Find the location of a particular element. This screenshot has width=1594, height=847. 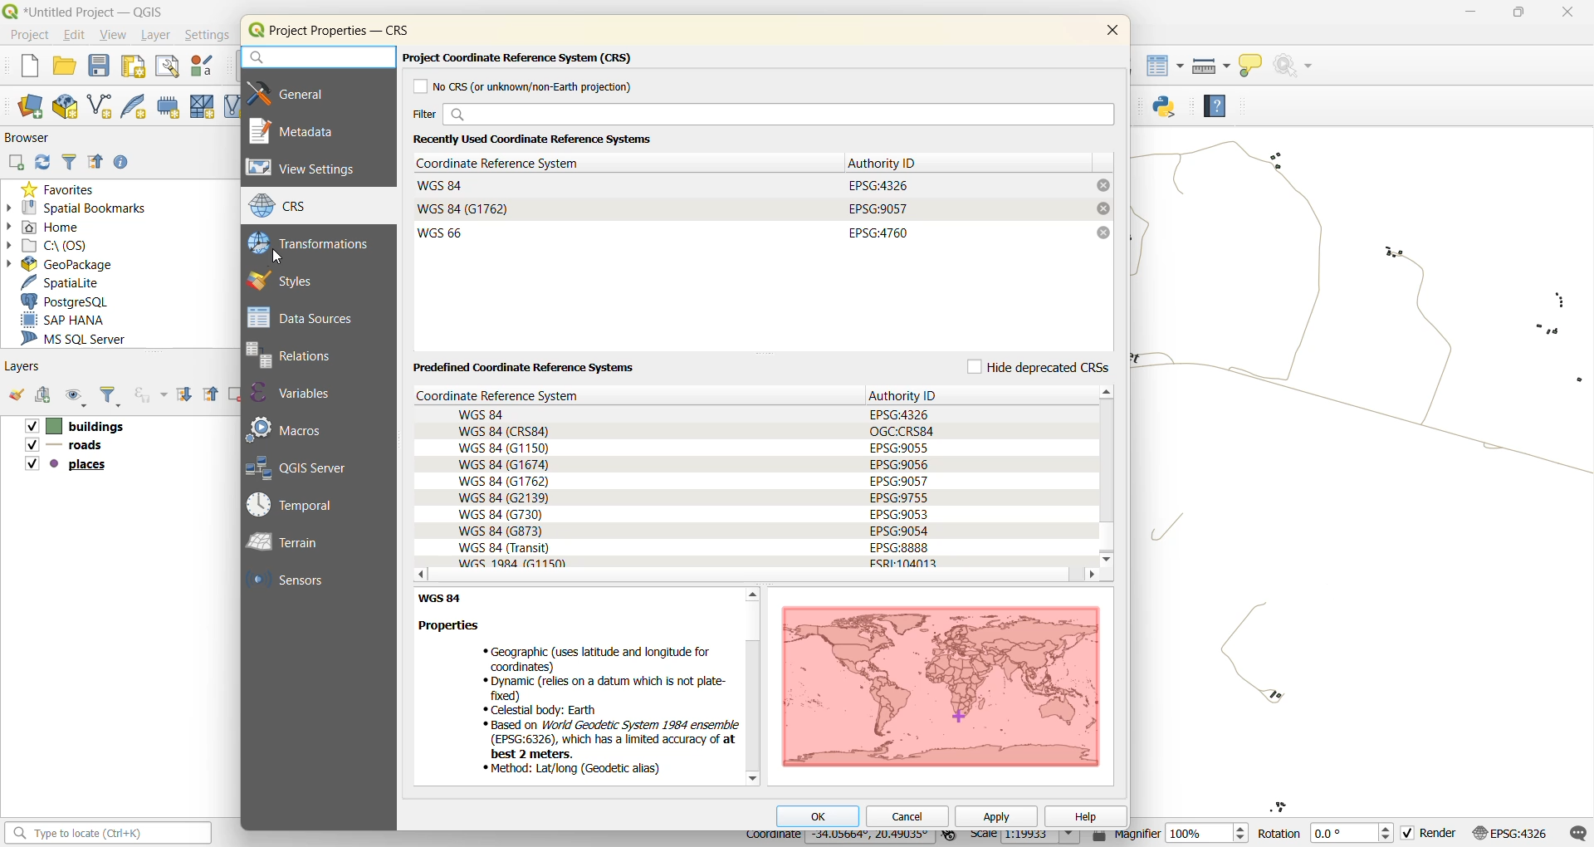

EPSG:9056 is located at coordinates (899, 464).